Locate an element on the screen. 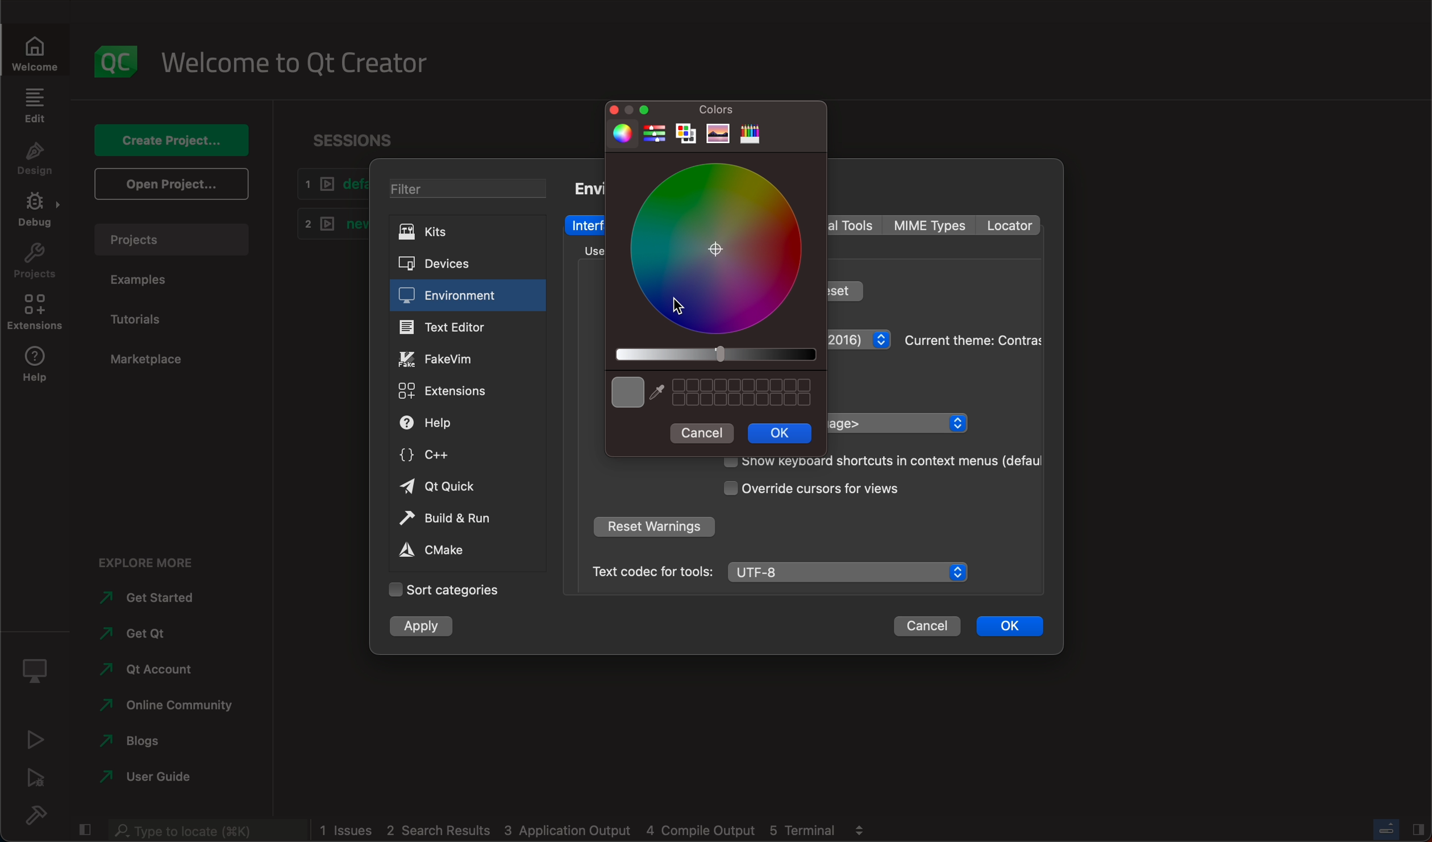  started is located at coordinates (155, 598).